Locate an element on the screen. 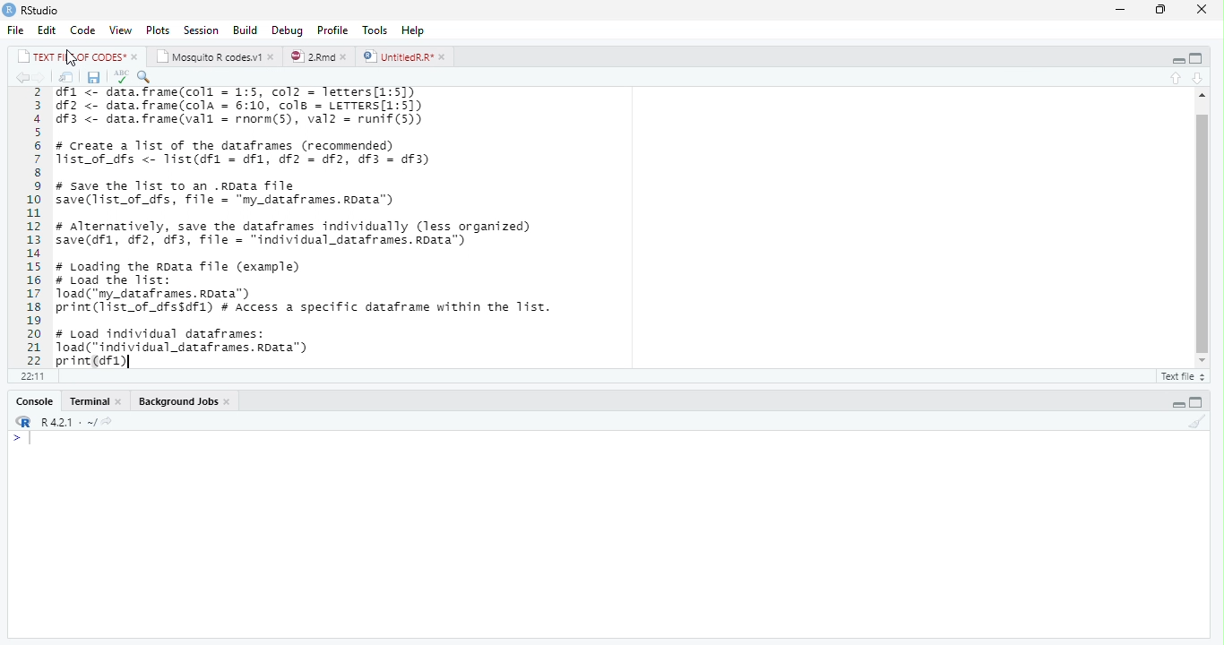  Profile is located at coordinates (333, 30).